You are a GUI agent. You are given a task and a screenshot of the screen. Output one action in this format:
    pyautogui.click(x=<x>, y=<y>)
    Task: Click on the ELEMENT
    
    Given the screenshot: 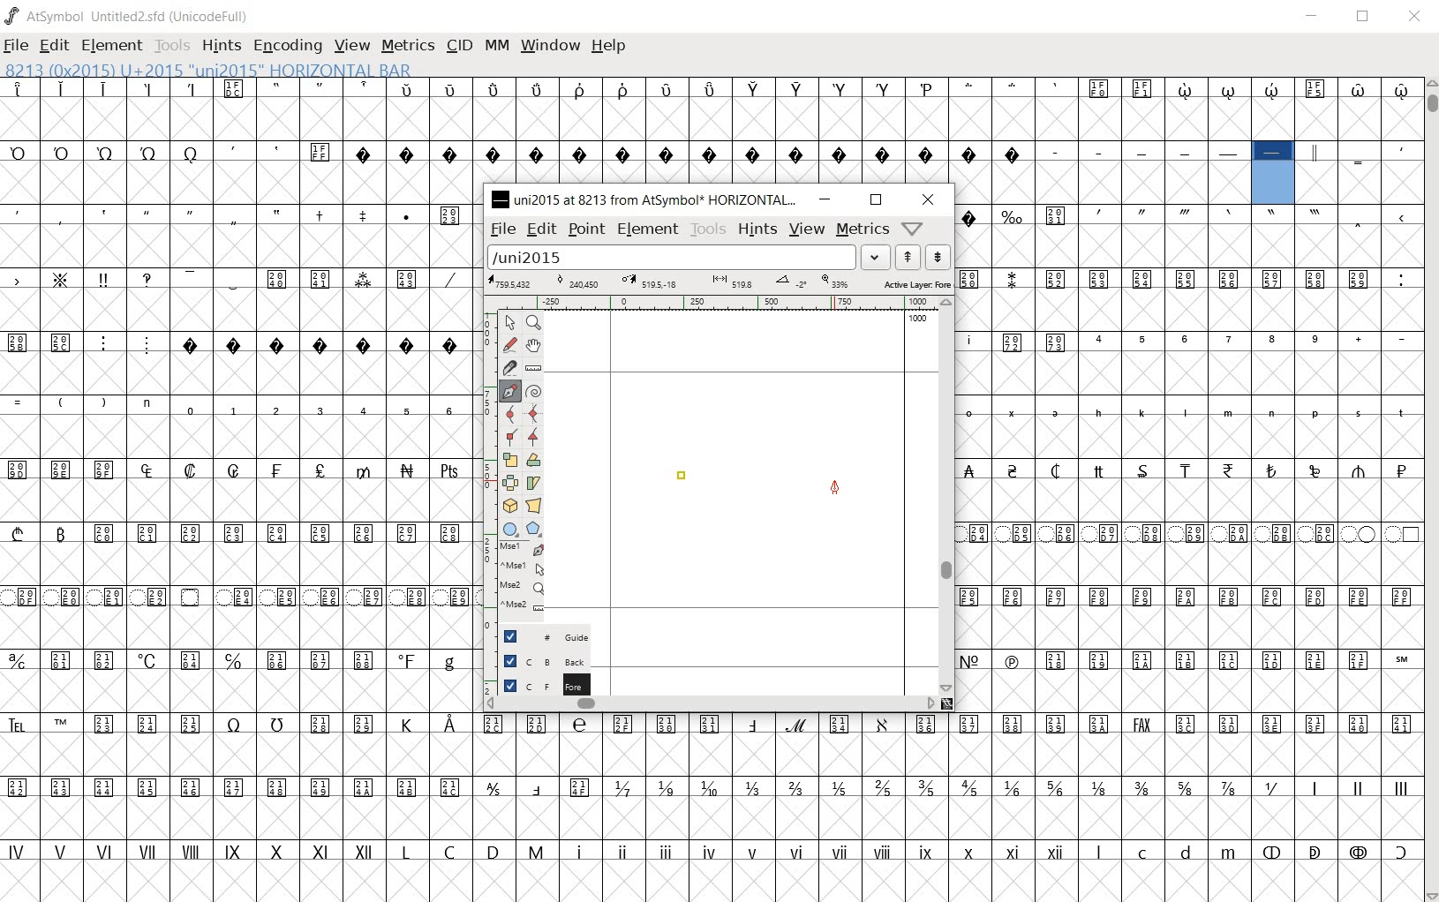 What is the action you would take?
    pyautogui.click(x=113, y=45)
    